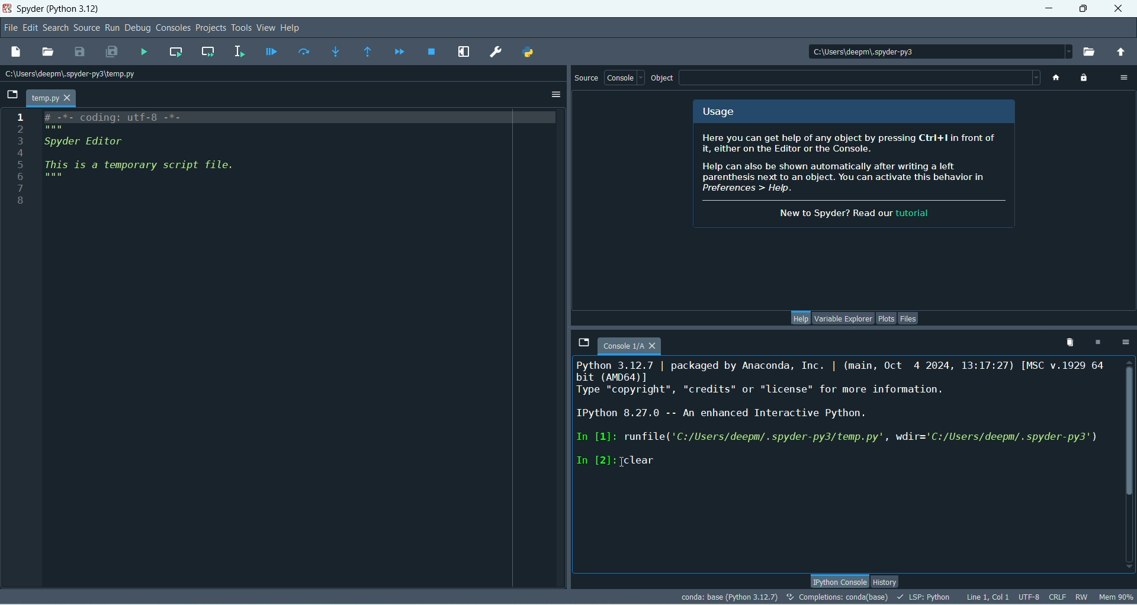 This screenshot has width=1137, height=605. Describe the element at coordinates (635, 346) in the screenshot. I see `console` at that location.